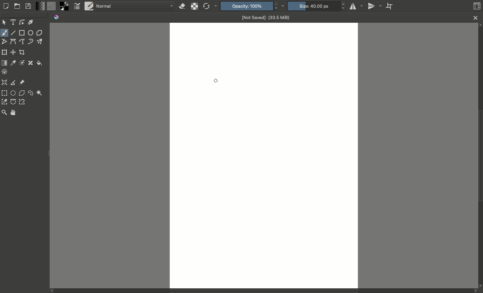  What do you see at coordinates (480, 285) in the screenshot?
I see `scroll down` at bounding box center [480, 285].